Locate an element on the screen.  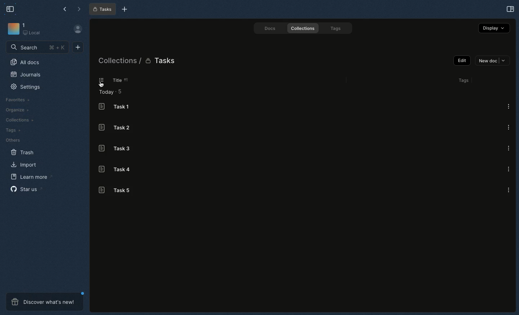
Options is located at coordinates (508, 148).